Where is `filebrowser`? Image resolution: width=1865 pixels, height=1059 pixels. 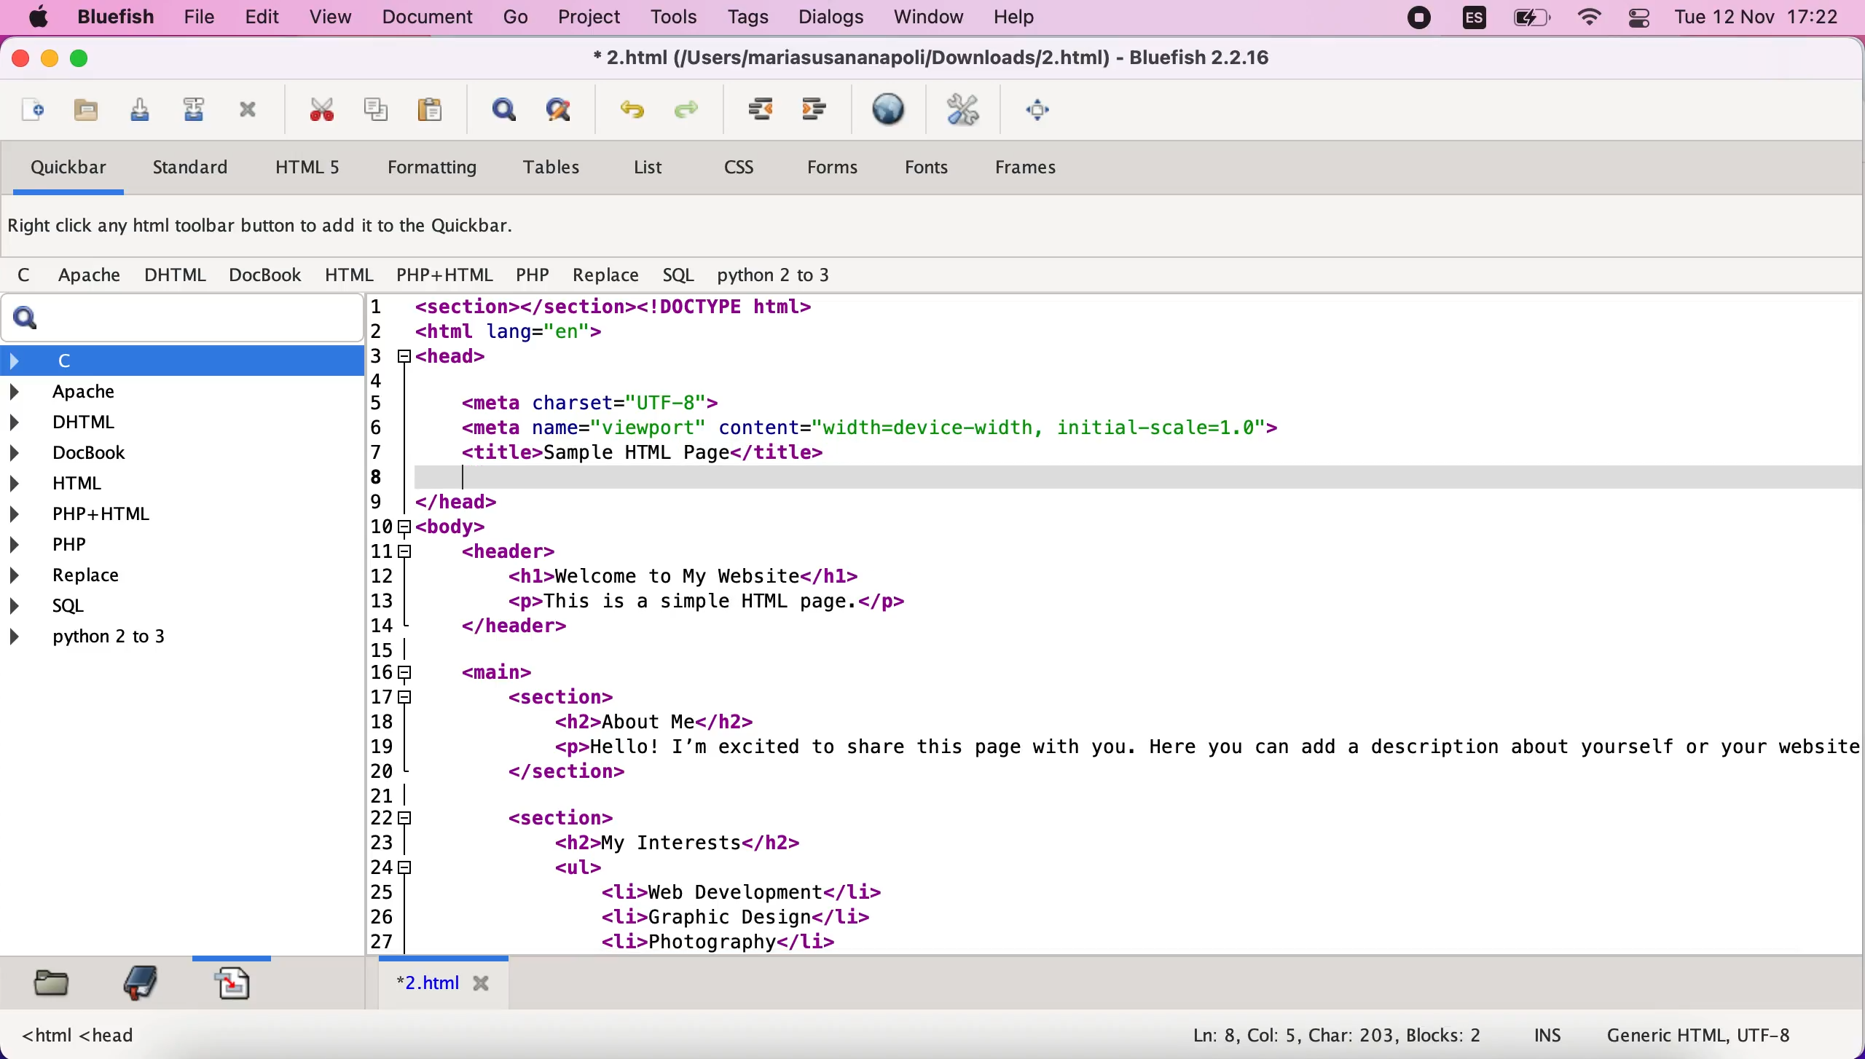 filebrowser is located at coordinates (55, 985).